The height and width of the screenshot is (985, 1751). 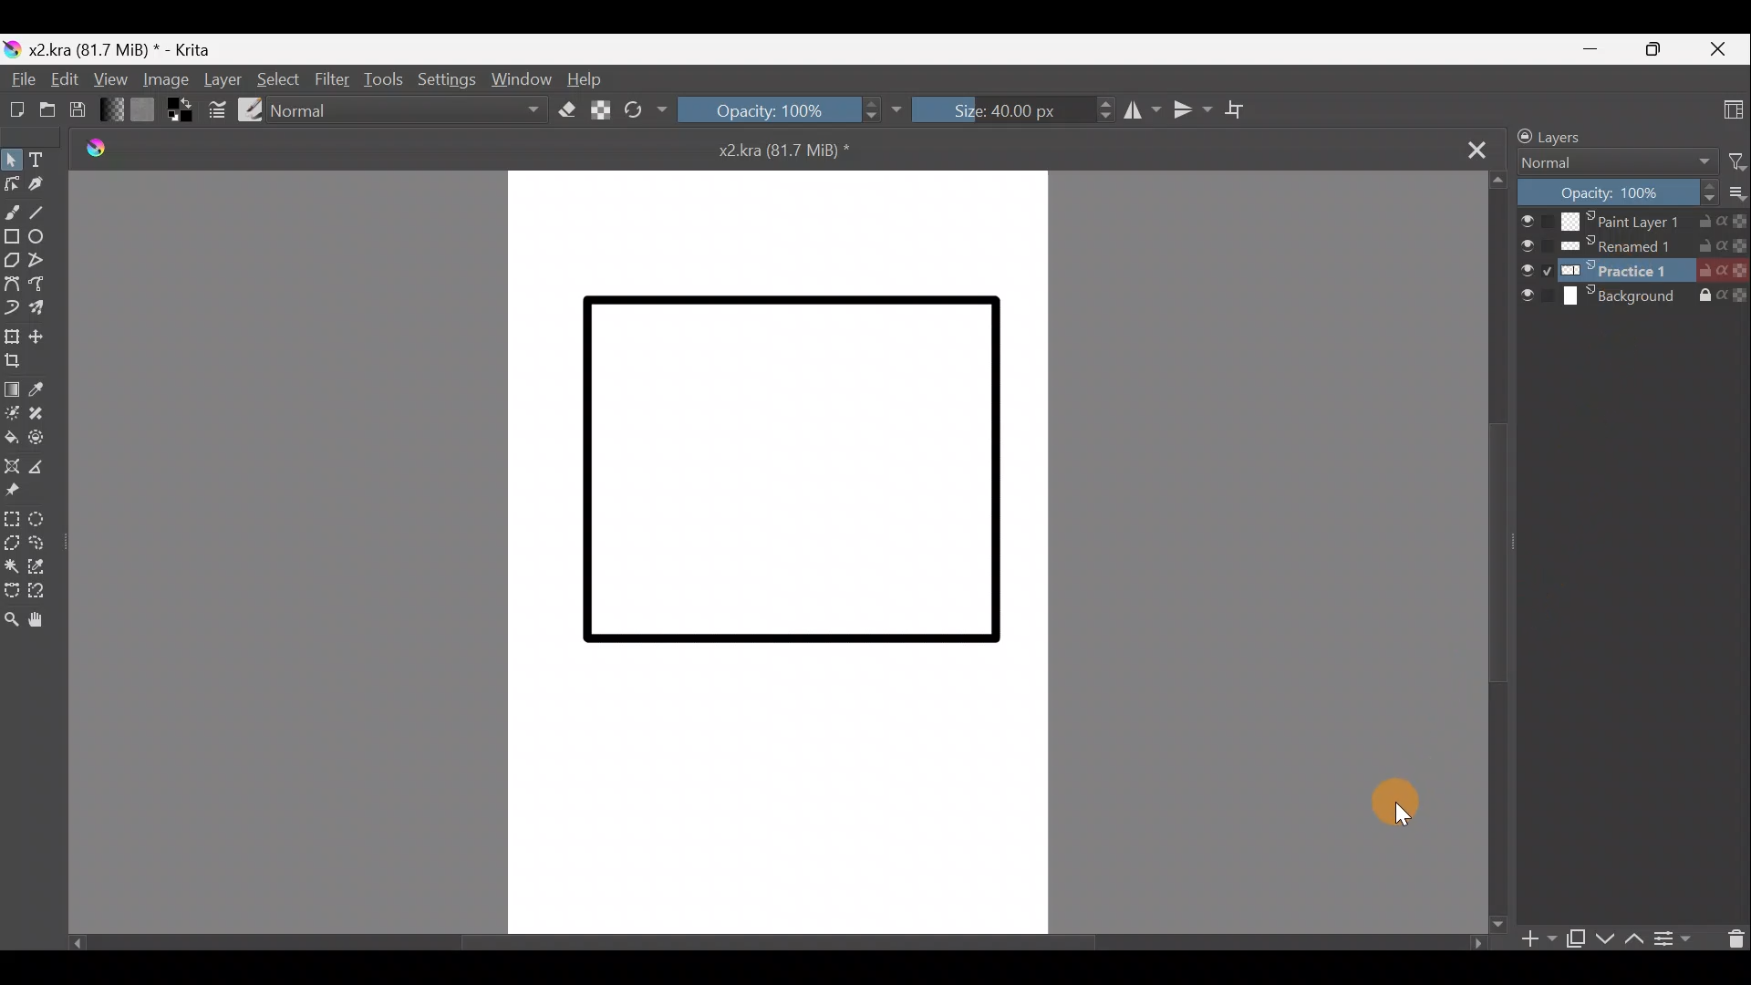 What do you see at coordinates (1613, 163) in the screenshot?
I see `Normal Blending mode` at bounding box center [1613, 163].